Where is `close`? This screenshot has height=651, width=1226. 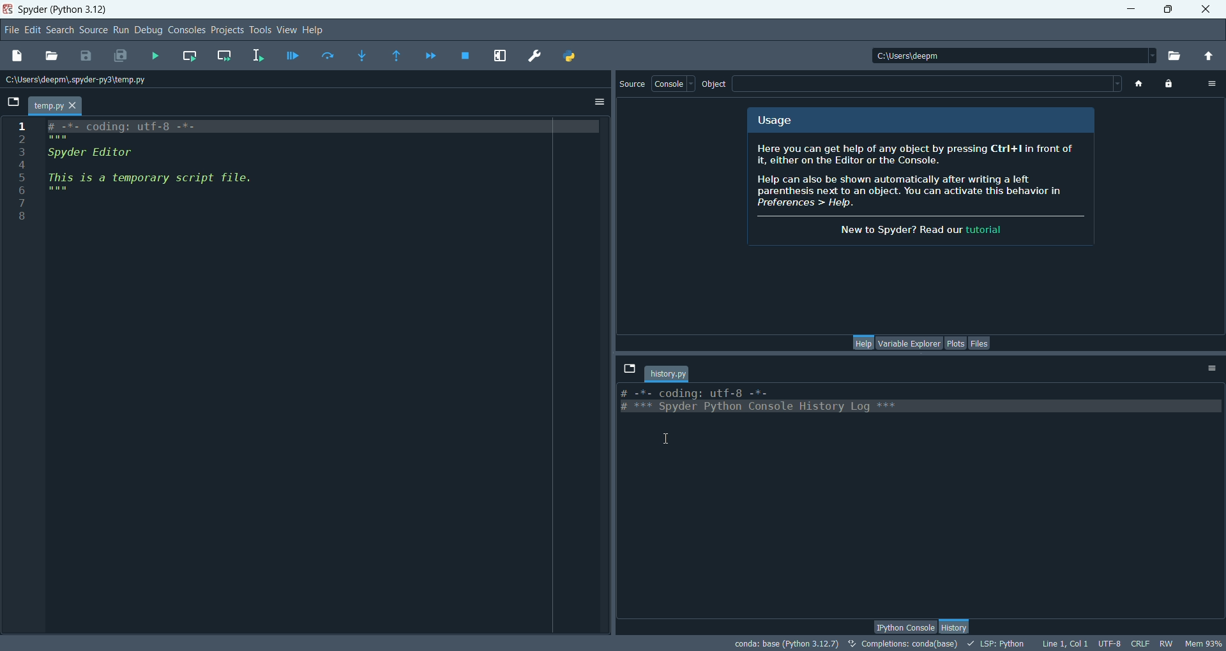 close is located at coordinates (1204, 8).